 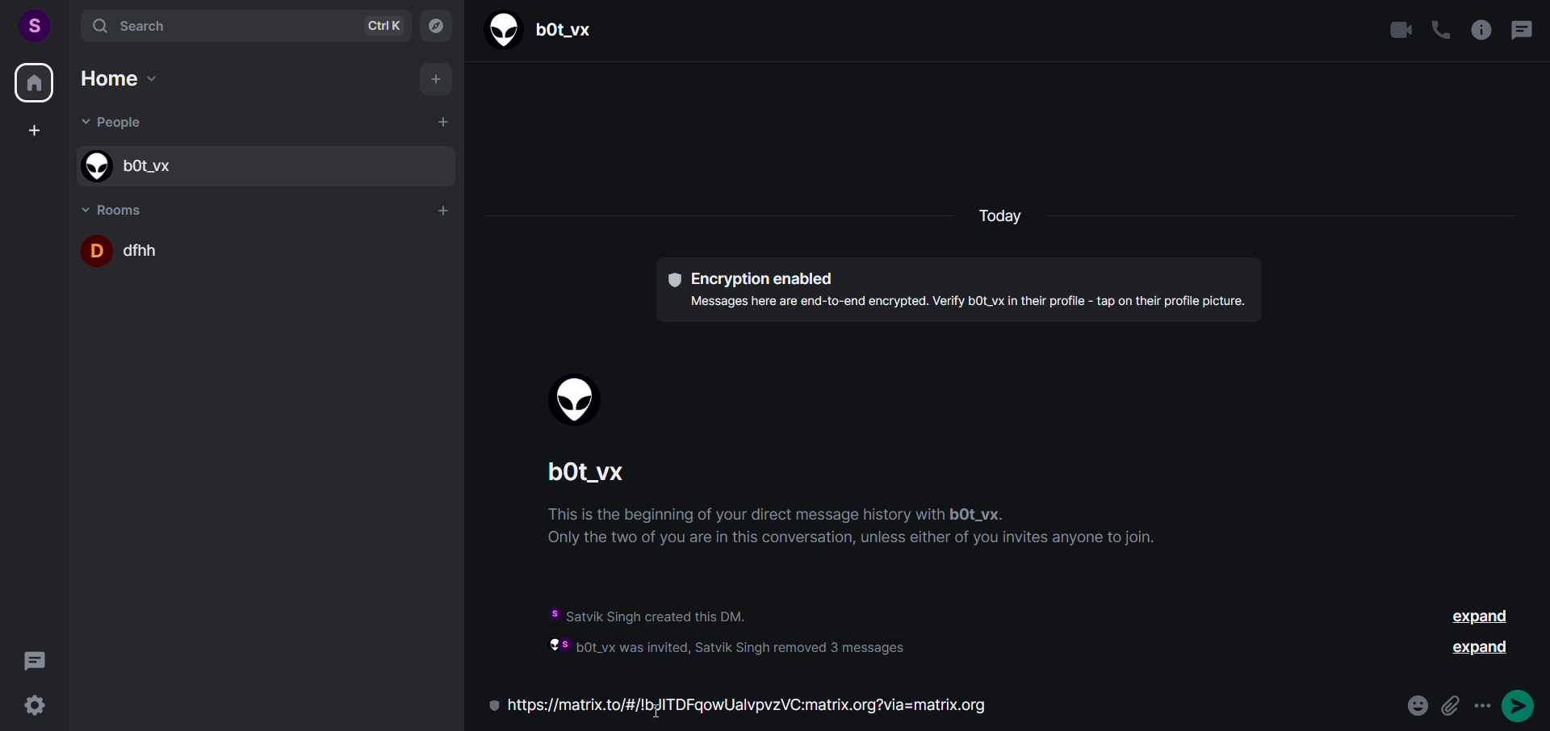 I want to click on room info, so click(x=1479, y=30).